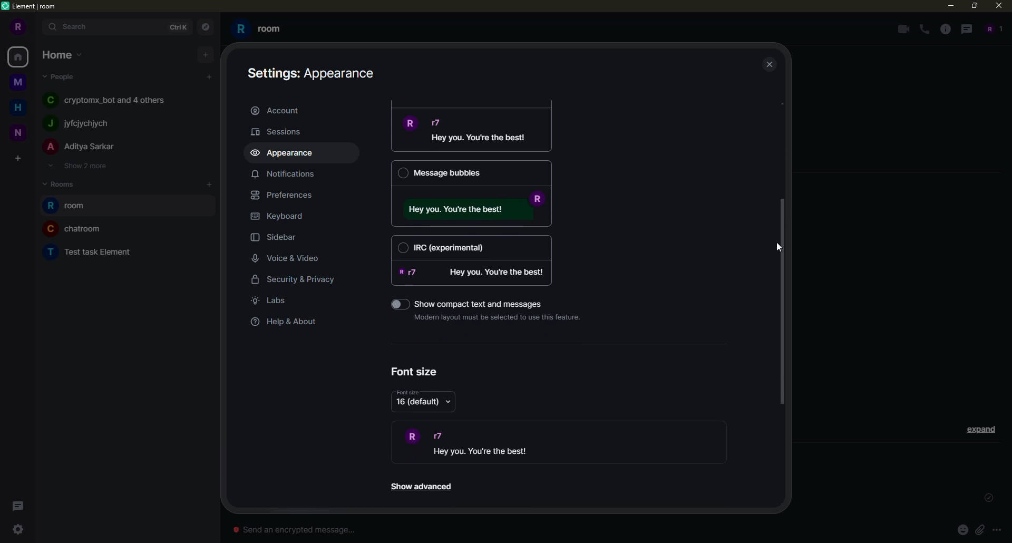 Image resolution: width=1012 pixels, height=543 pixels. Describe the element at coordinates (16, 506) in the screenshot. I see `threads` at that location.